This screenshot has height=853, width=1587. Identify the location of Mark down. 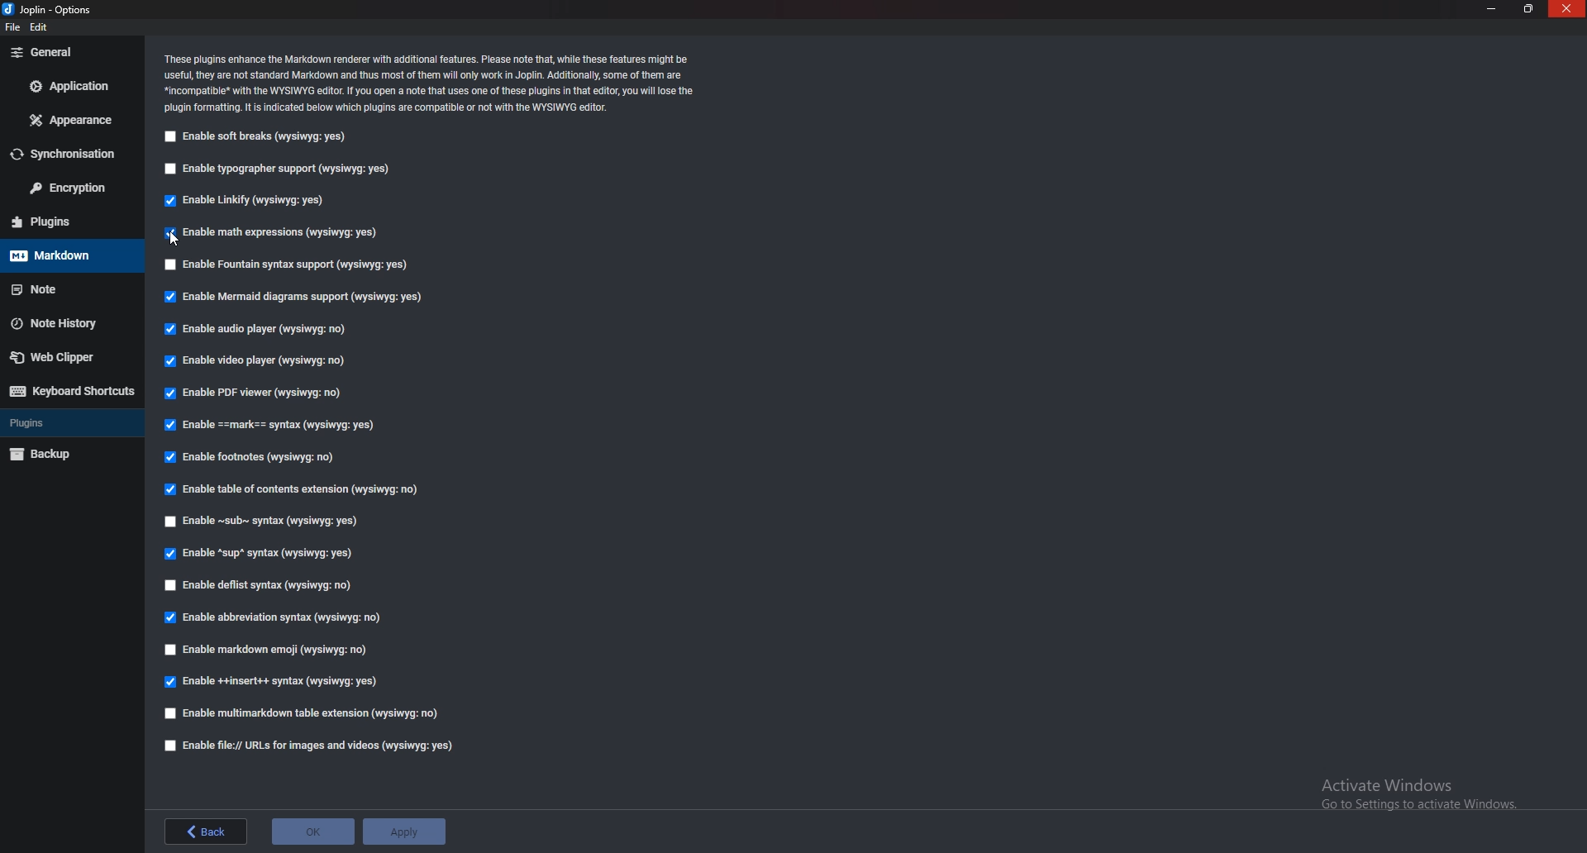
(68, 256).